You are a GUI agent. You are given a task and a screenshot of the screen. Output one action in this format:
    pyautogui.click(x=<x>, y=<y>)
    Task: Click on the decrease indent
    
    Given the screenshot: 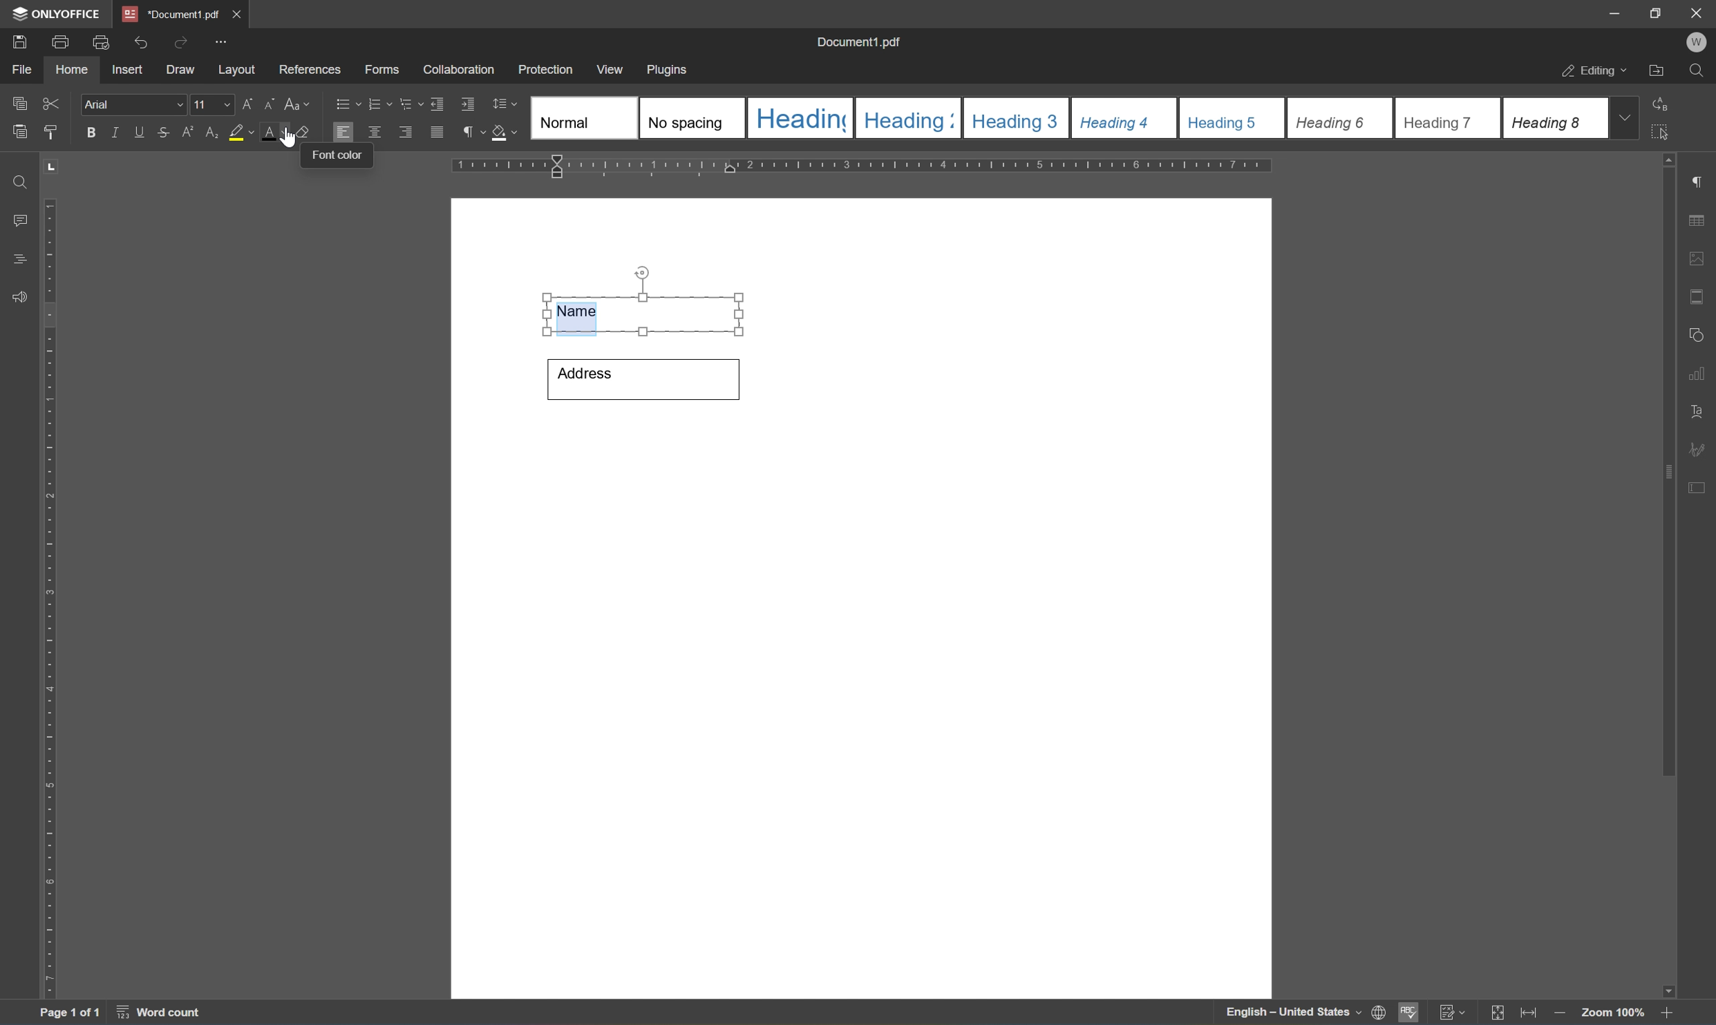 What is the action you would take?
    pyautogui.click(x=437, y=103)
    